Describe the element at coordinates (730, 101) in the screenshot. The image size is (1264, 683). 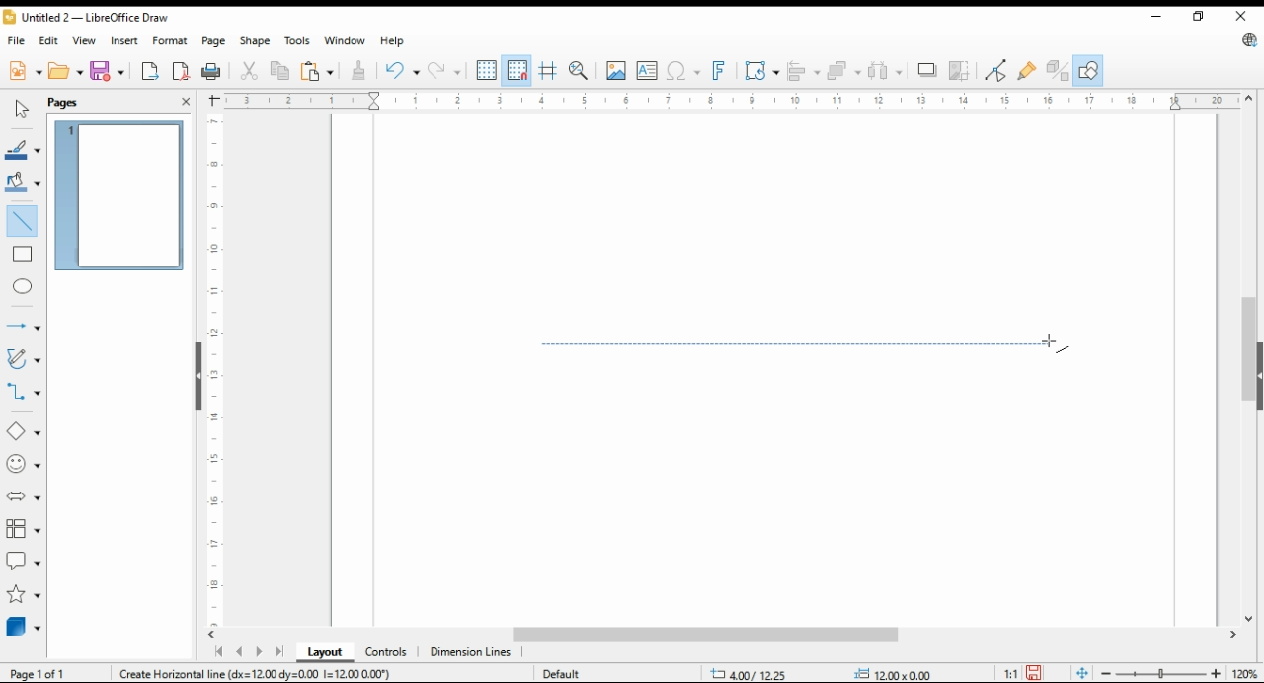
I see `horizontal scale` at that location.